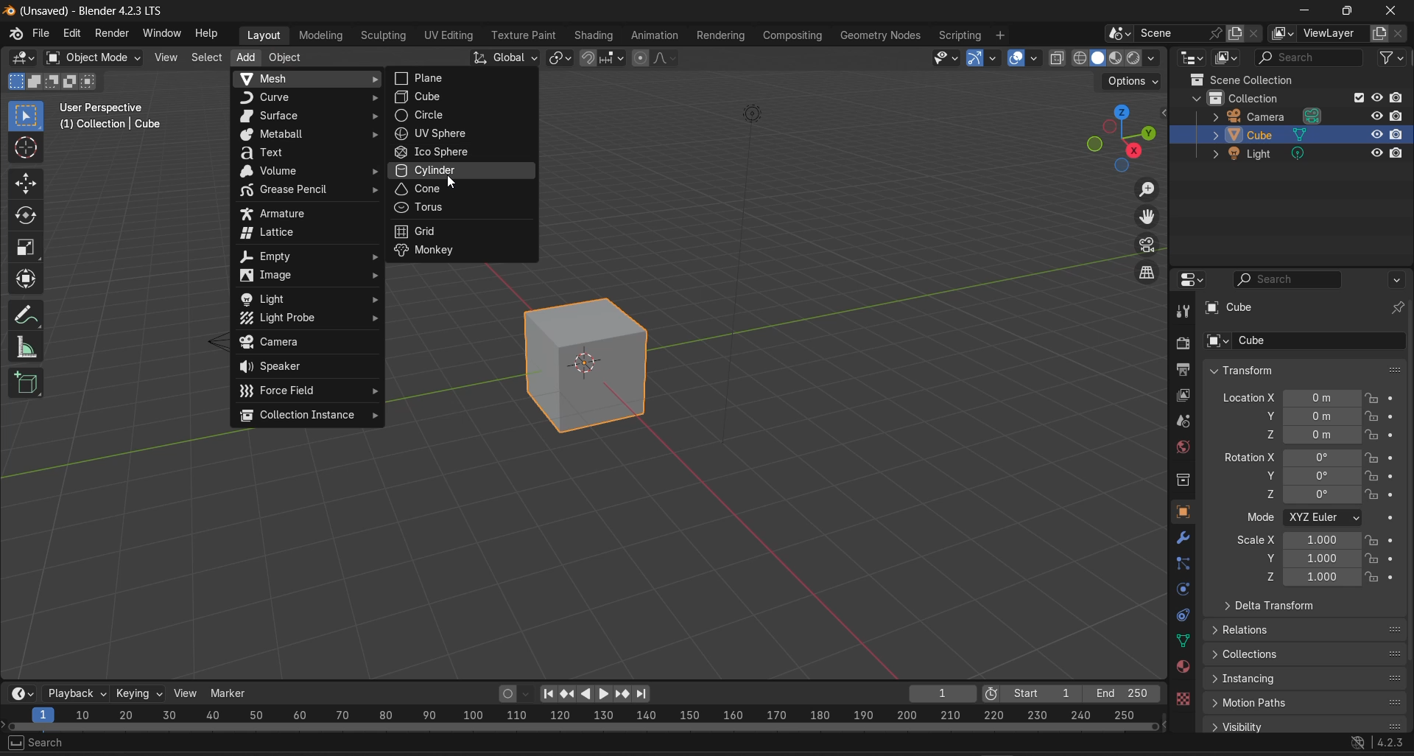 This screenshot has width=1414, height=756. Describe the element at coordinates (1393, 578) in the screenshot. I see `animate property` at that location.